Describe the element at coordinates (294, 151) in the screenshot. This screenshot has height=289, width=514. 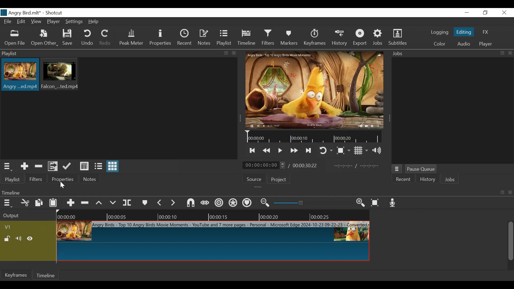
I see `Play forward quickly` at that location.